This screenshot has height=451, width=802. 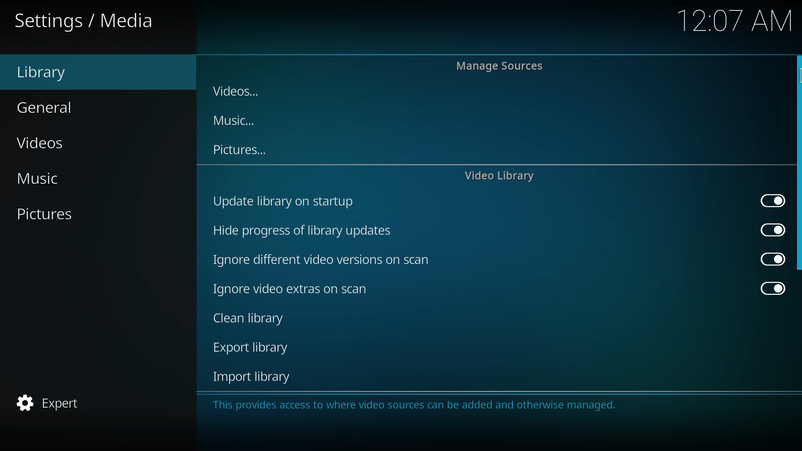 What do you see at coordinates (37, 178) in the screenshot?
I see `music` at bounding box center [37, 178].